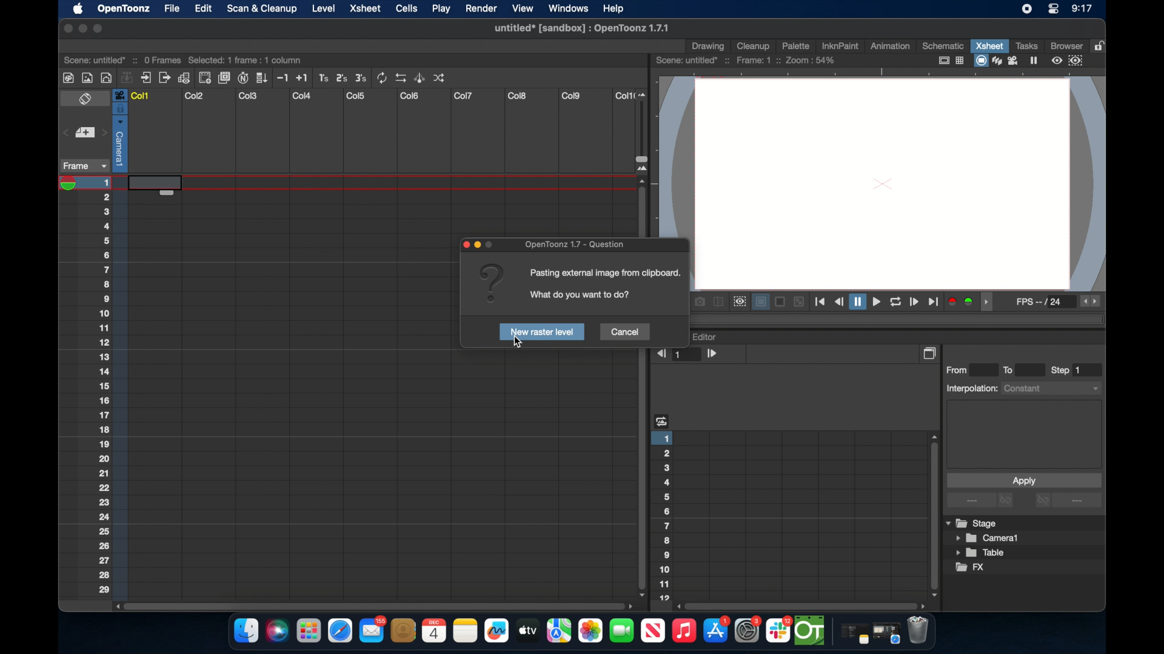 Image resolution: width=1164 pixels, height=654 pixels. I want to click on function editor, so click(706, 335).